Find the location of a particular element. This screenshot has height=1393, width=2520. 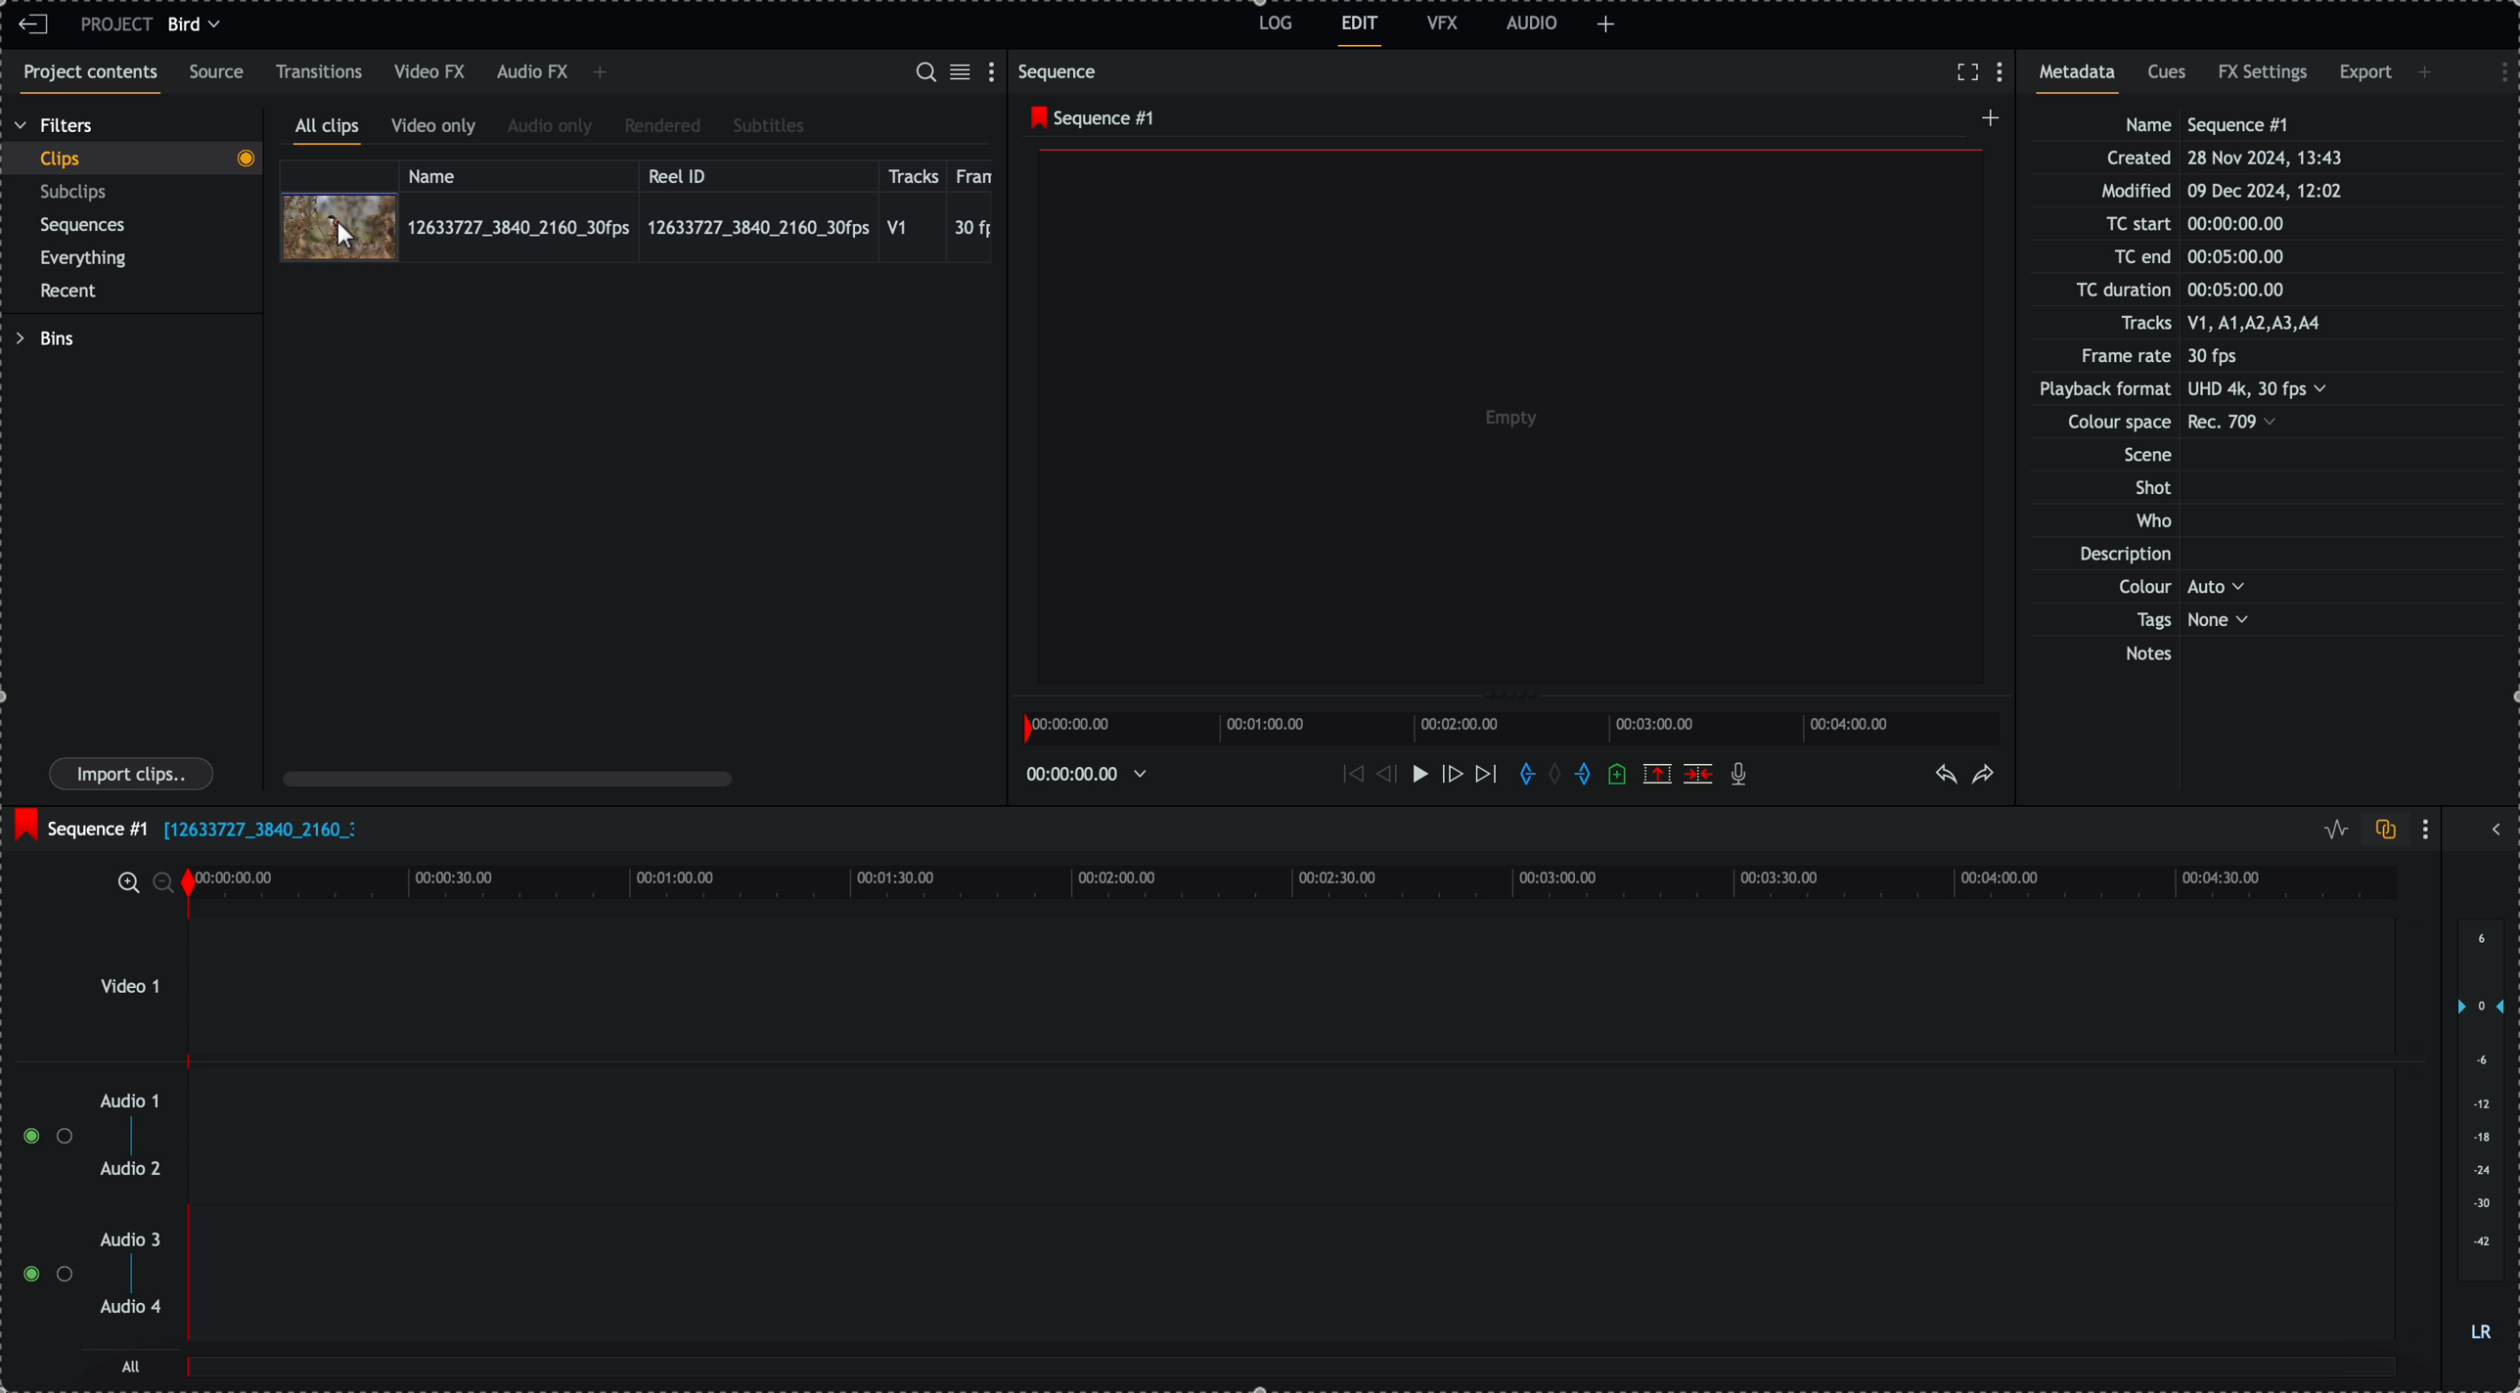

zoom ouy is located at coordinates (165, 882).